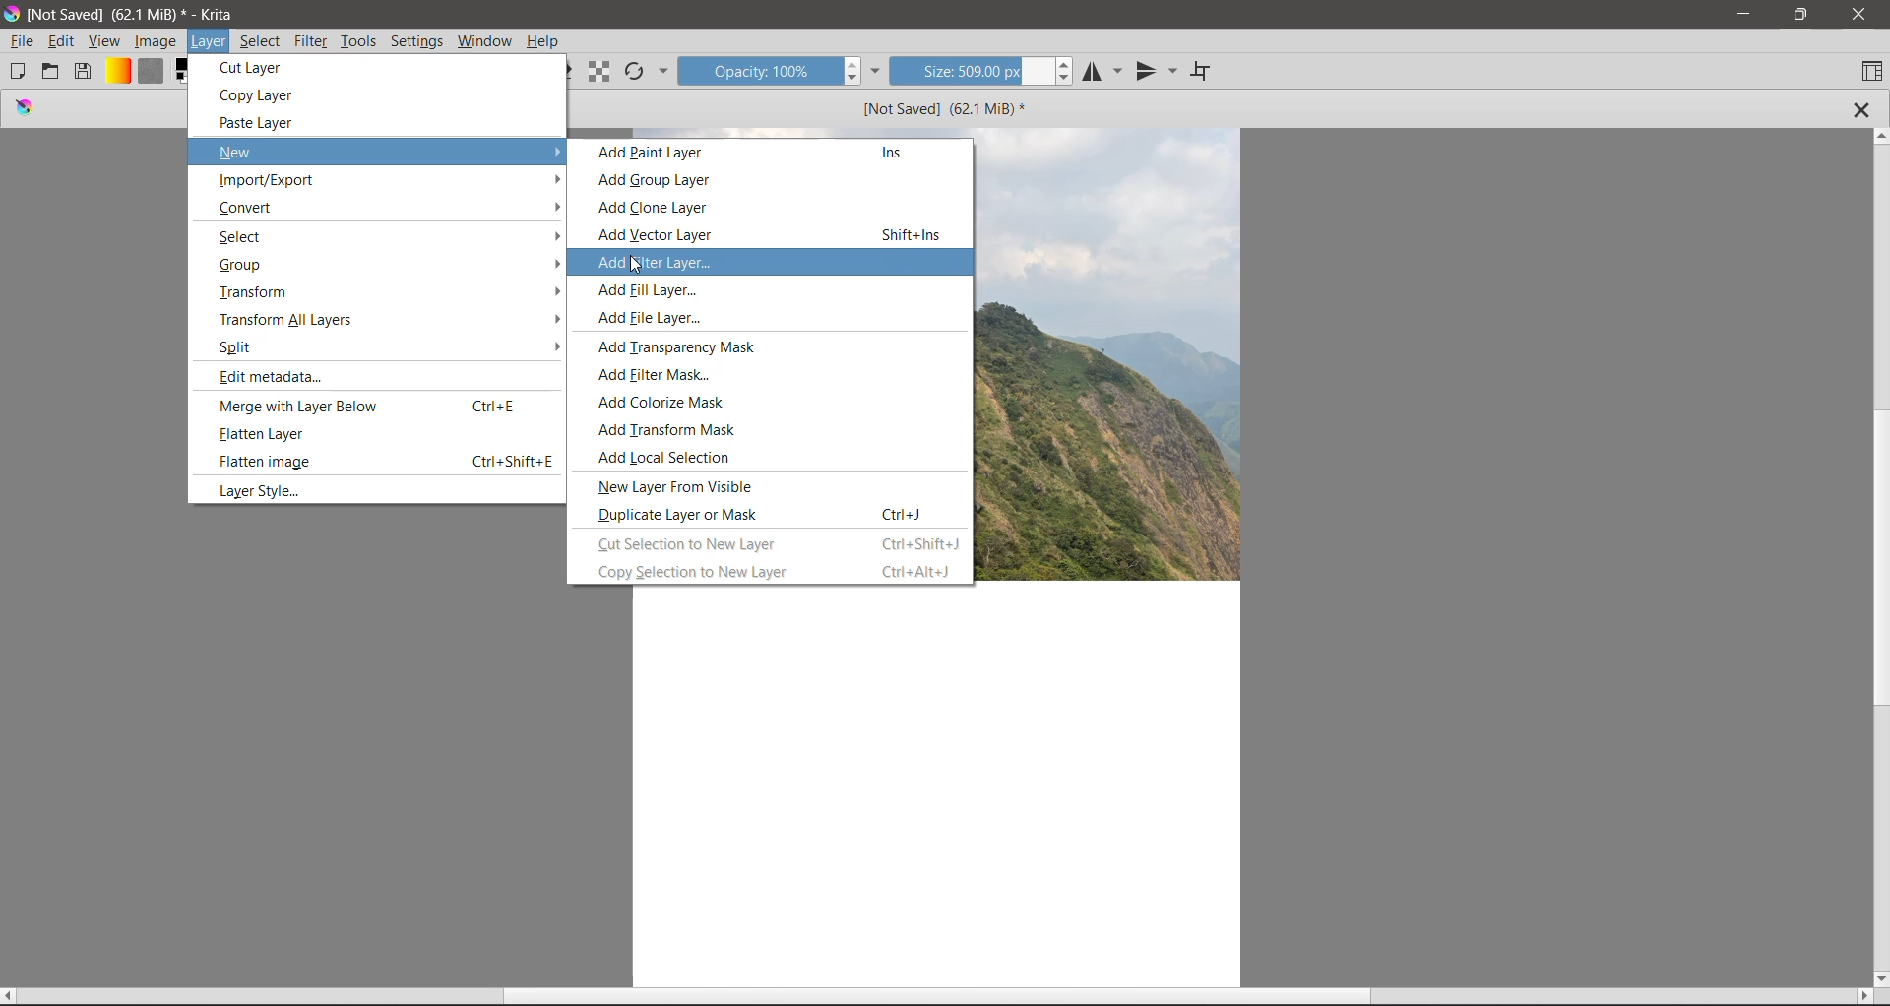 The image size is (1890, 1006). I want to click on Add Fil Layer, so click(643, 289).